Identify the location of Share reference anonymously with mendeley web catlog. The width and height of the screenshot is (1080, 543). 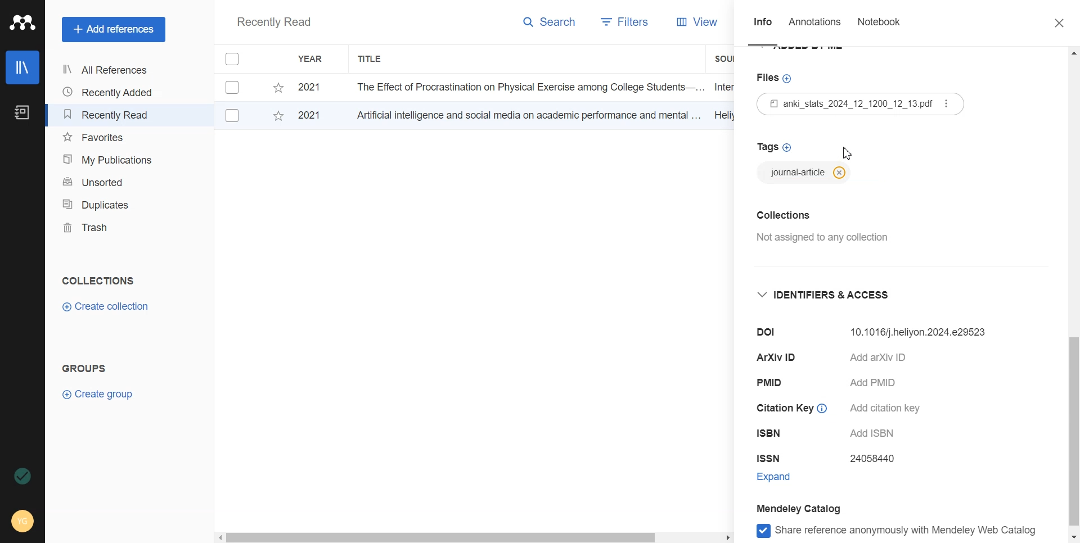
(899, 531).